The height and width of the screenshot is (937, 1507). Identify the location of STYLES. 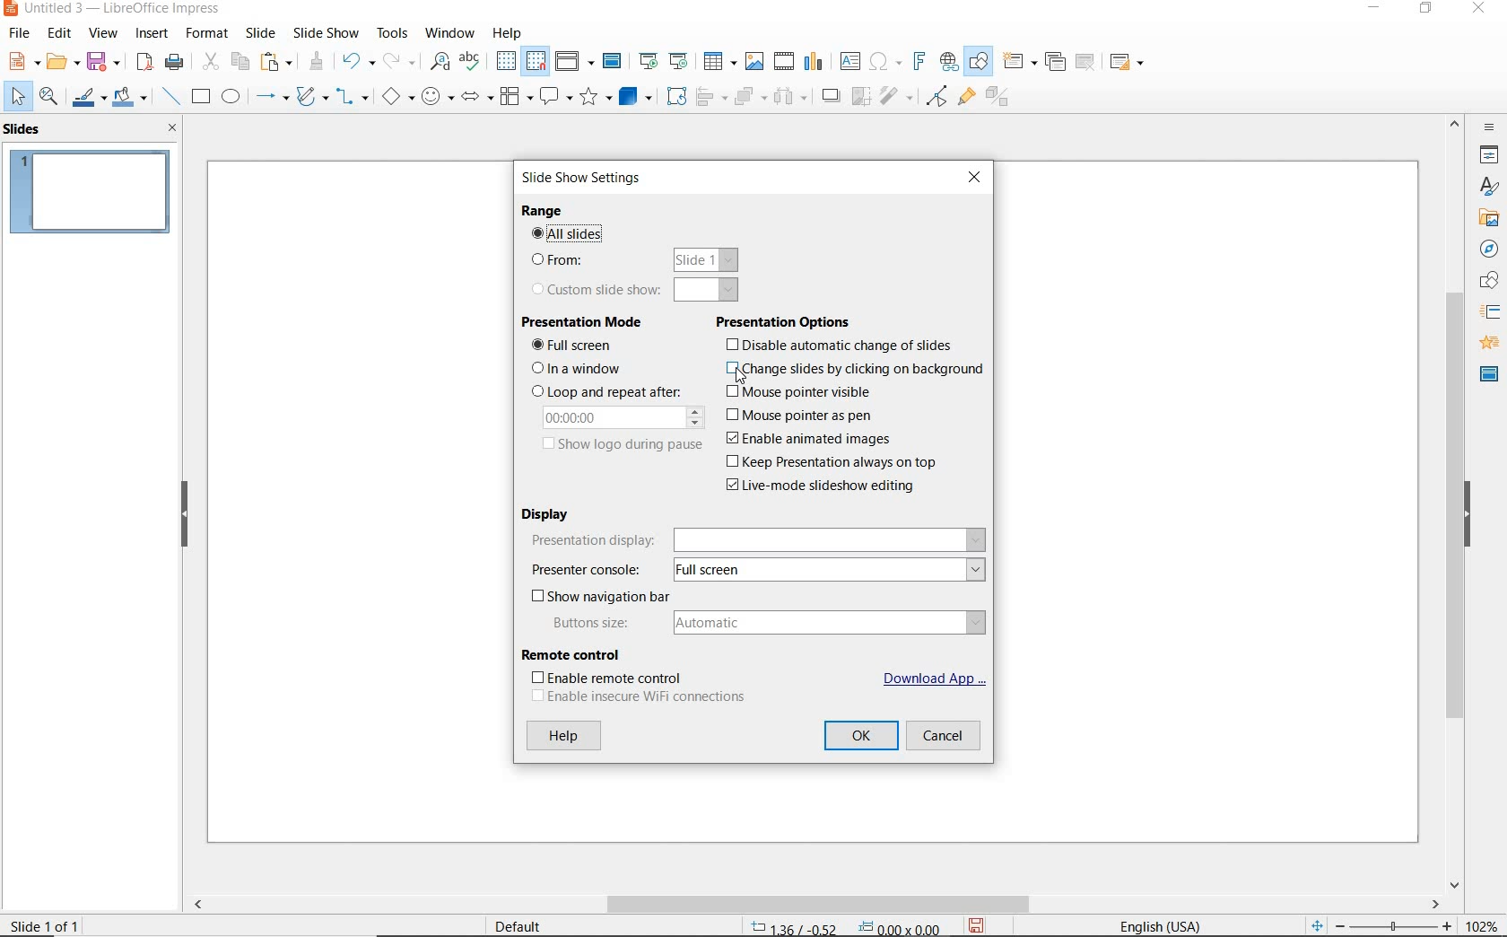
(1488, 188).